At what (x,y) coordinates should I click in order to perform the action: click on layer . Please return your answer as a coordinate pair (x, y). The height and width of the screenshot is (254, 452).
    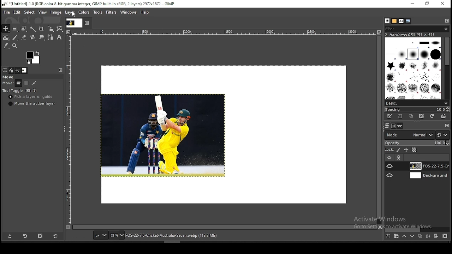
    Looking at the image, I should click on (428, 166).